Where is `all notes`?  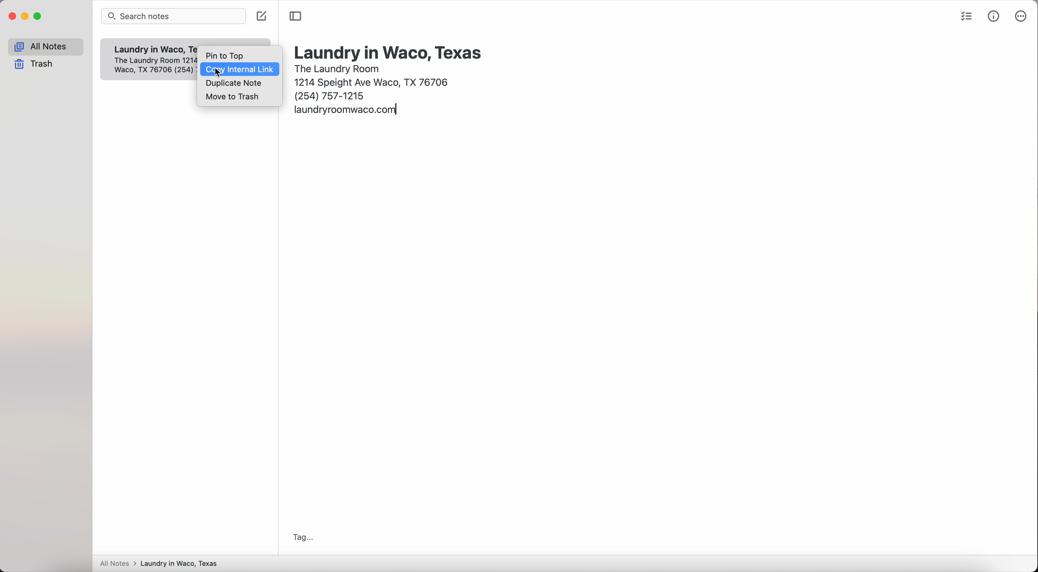
all notes is located at coordinates (46, 47).